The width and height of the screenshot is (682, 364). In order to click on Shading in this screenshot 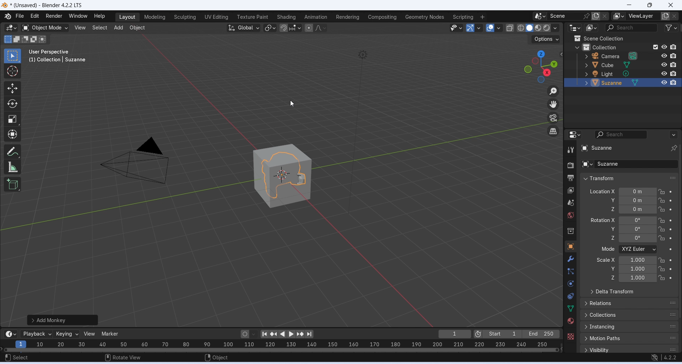, I will do `click(286, 17)`.